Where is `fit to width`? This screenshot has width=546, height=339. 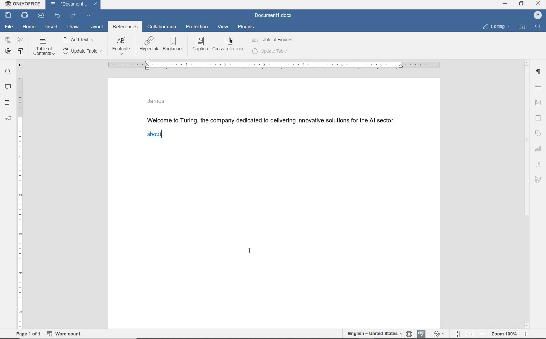
fit to width is located at coordinates (470, 333).